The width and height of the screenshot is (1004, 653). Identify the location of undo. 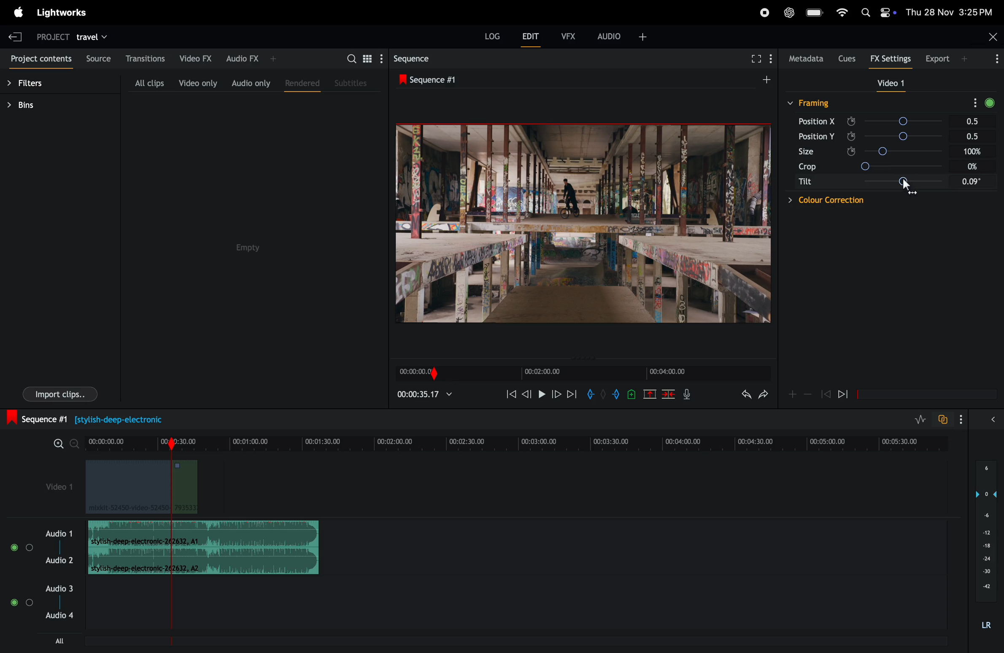
(745, 396).